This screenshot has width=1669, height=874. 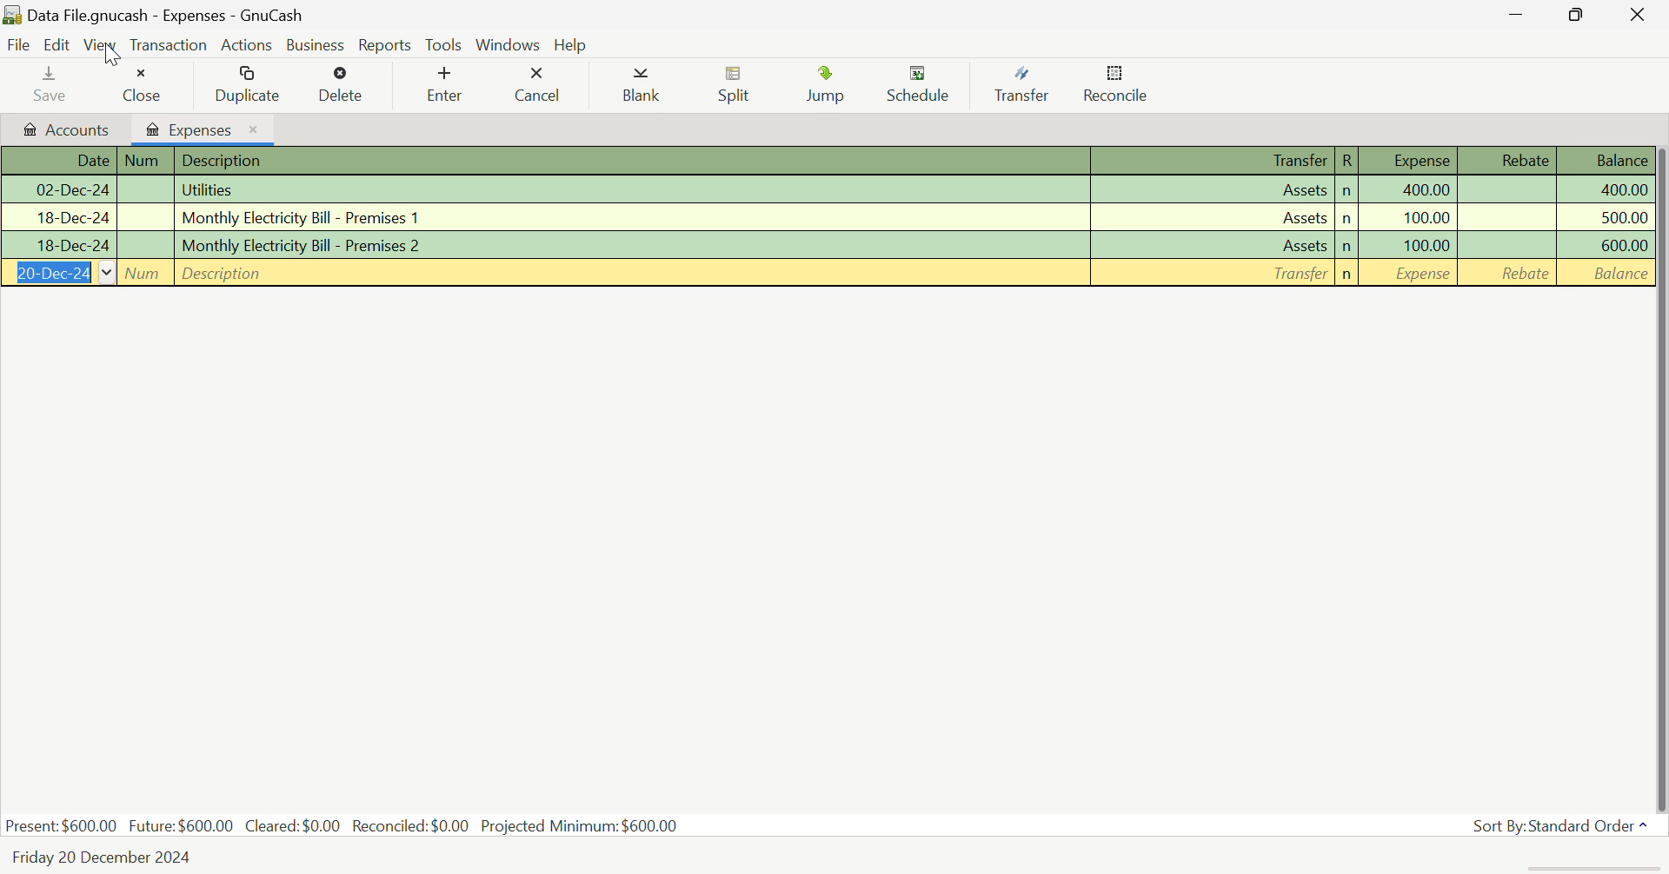 What do you see at coordinates (542, 87) in the screenshot?
I see `Cancel` at bounding box center [542, 87].